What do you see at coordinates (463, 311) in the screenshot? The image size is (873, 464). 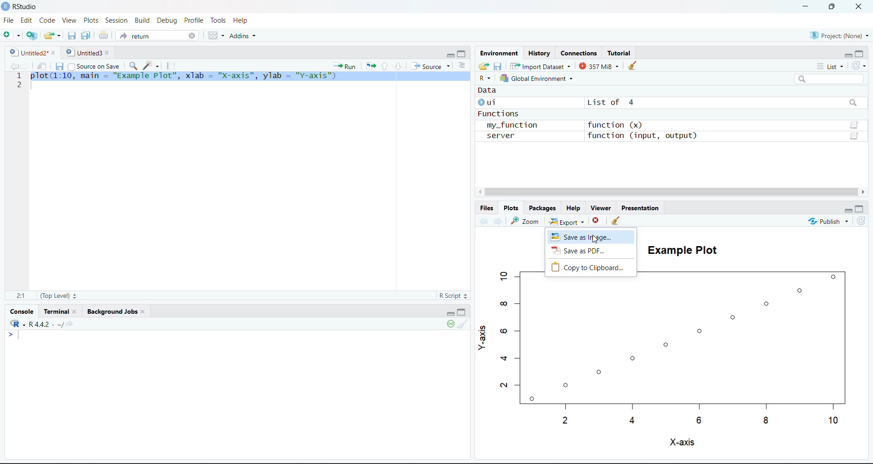 I see `Maximize/Restore` at bounding box center [463, 311].